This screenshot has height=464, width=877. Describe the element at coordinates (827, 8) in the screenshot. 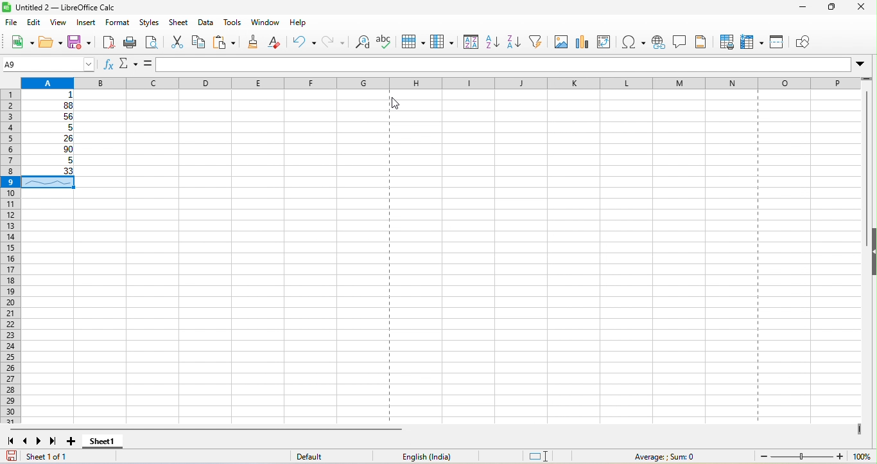

I see `maximize` at that location.